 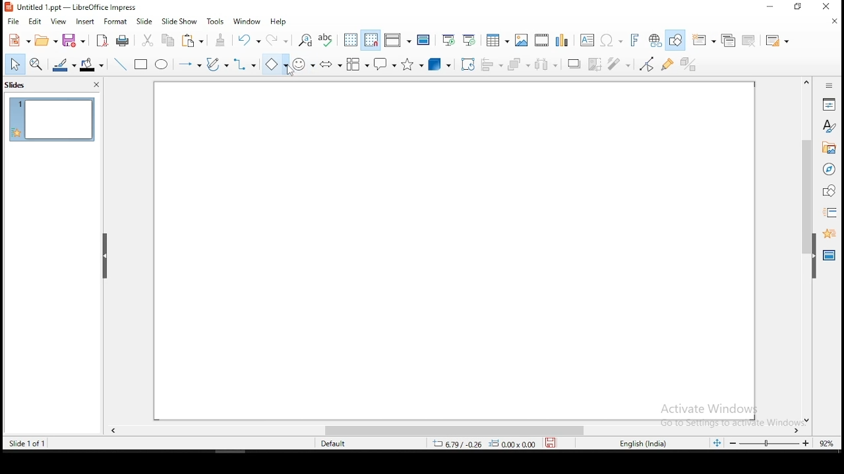 What do you see at coordinates (15, 64) in the screenshot?
I see `select tool` at bounding box center [15, 64].